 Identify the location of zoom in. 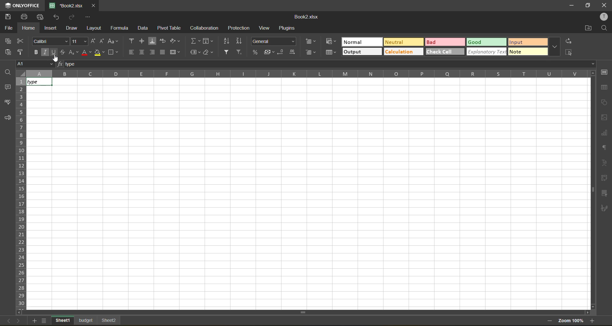
(594, 321).